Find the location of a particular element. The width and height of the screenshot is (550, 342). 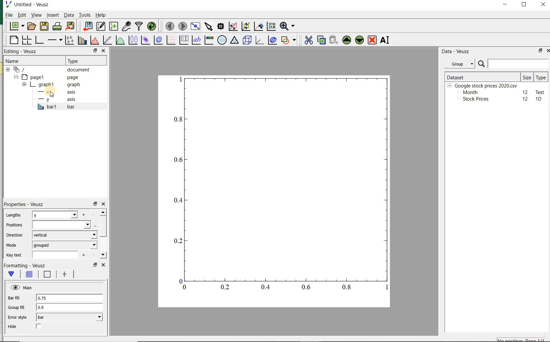

positions is located at coordinates (14, 225).